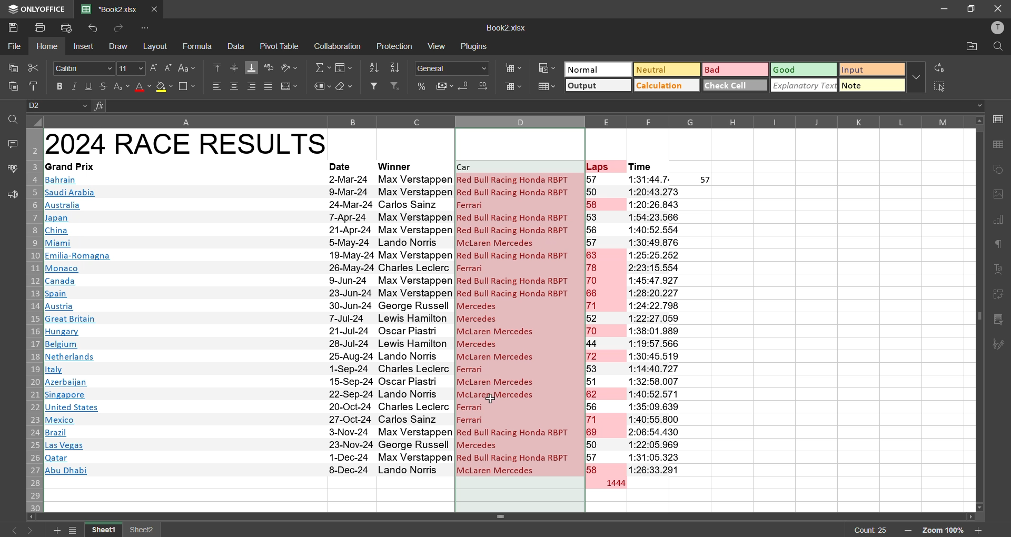 The image size is (1011, 537). Describe the element at coordinates (998, 47) in the screenshot. I see `find` at that location.